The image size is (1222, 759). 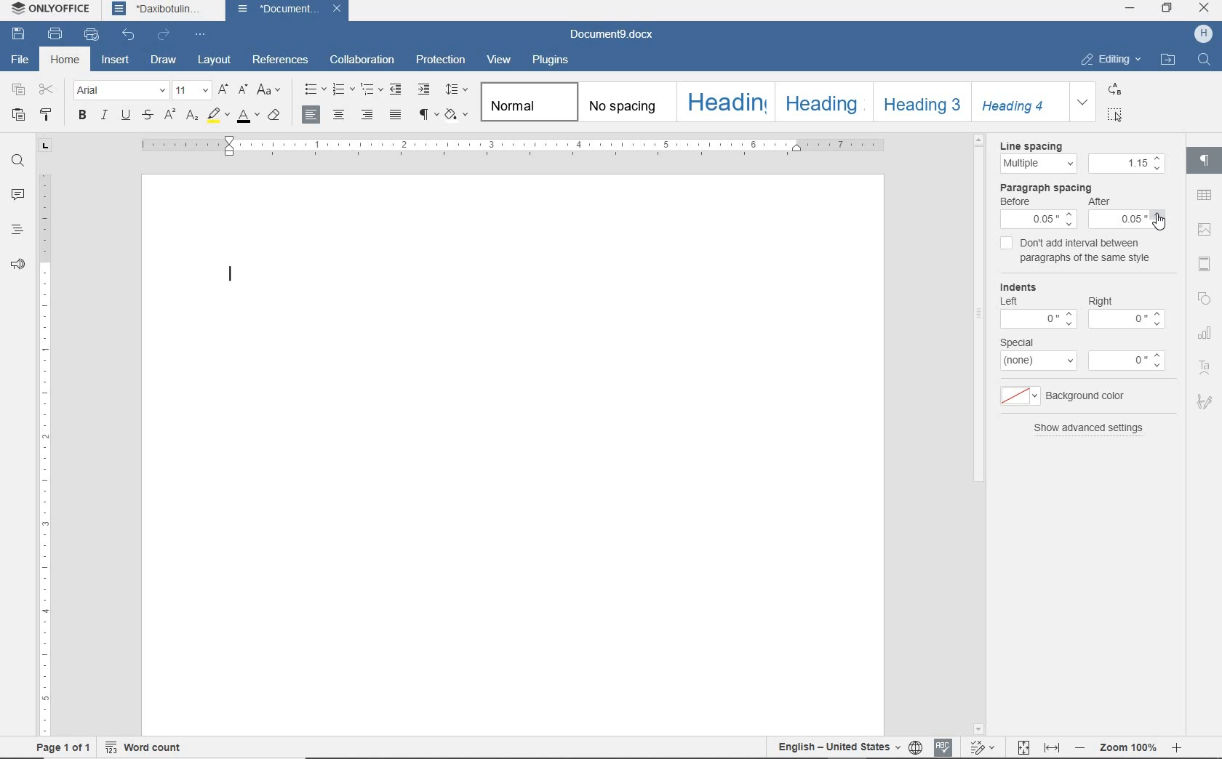 What do you see at coordinates (64, 59) in the screenshot?
I see `home` at bounding box center [64, 59].